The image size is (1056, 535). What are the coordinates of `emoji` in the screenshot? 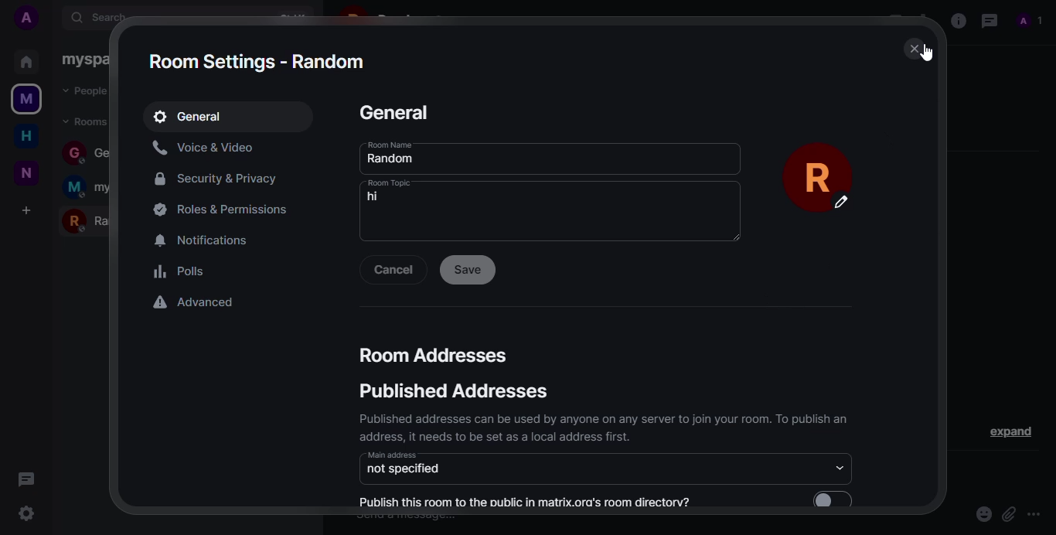 It's located at (977, 510).